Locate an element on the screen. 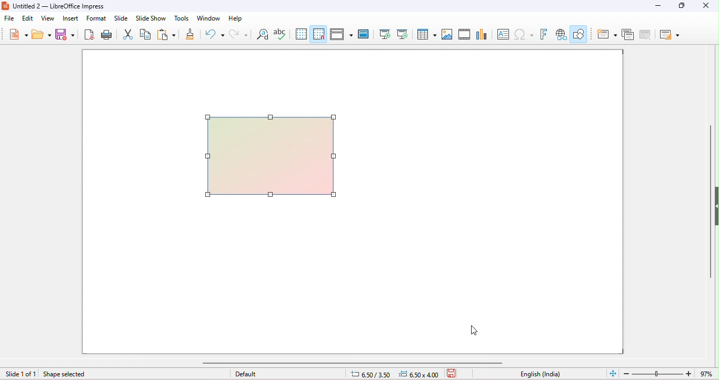  fit slide to current window is located at coordinates (613, 373).